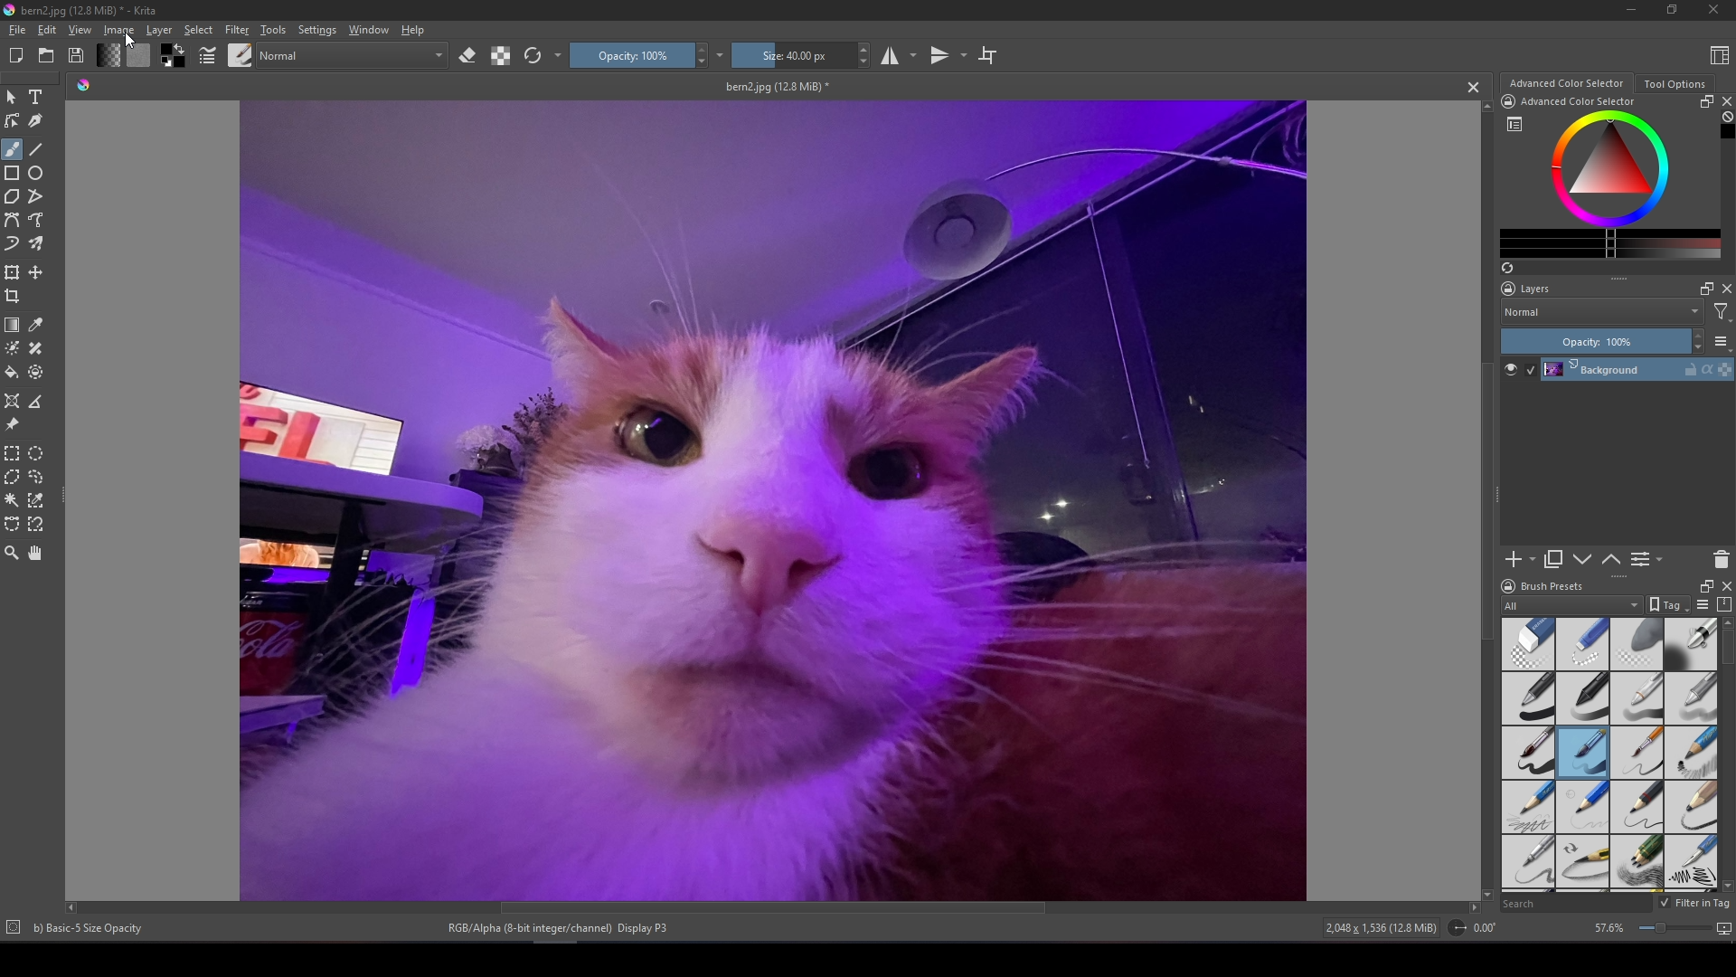  What do you see at coordinates (355, 55) in the screenshot?
I see `Blending mode` at bounding box center [355, 55].